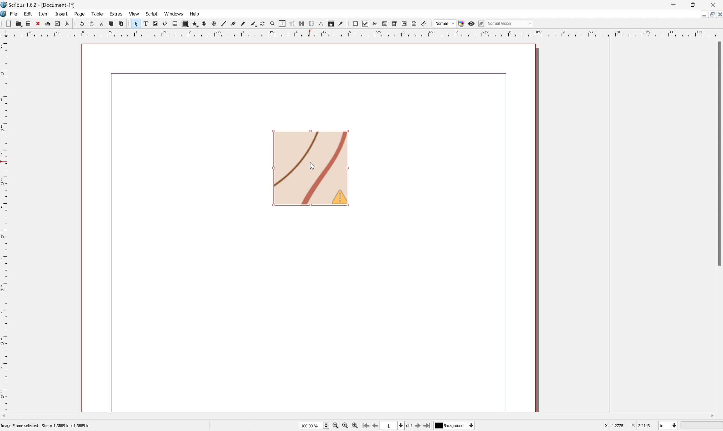 The height and width of the screenshot is (431, 723). I want to click on First Page, so click(367, 425).